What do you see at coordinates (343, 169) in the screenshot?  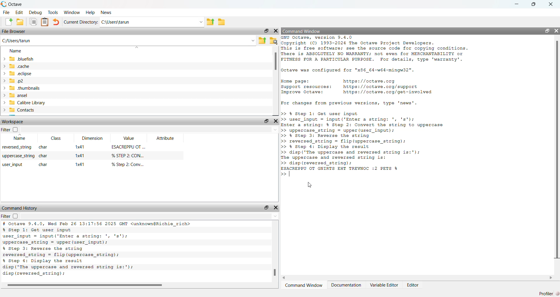 I see `ESACREPPU OT GNIRTS EHT TREVNOC :2 PETS %` at bounding box center [343, 169].